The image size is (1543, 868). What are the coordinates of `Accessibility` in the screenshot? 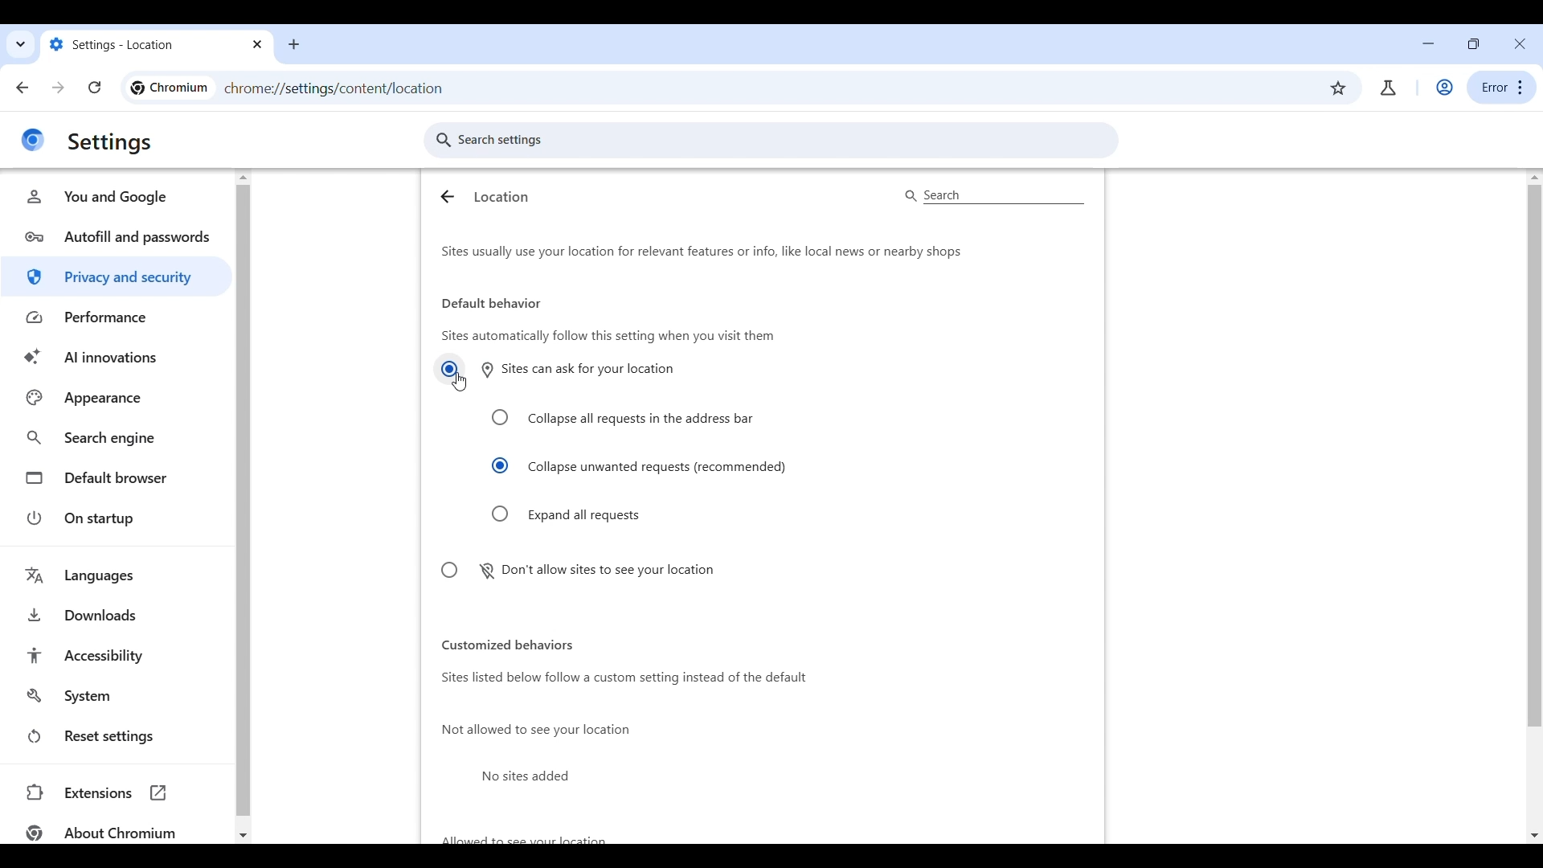 It's located at (114, 655).